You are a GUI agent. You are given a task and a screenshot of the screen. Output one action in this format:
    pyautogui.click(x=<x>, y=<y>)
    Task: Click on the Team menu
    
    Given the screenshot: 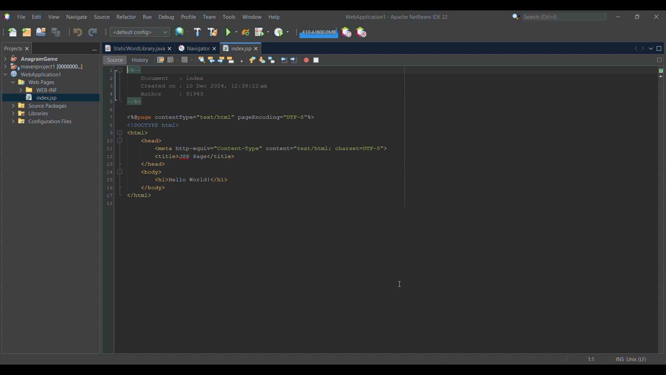 What is the action you would take?
    pyautogui.click(x=209, y=17)
    